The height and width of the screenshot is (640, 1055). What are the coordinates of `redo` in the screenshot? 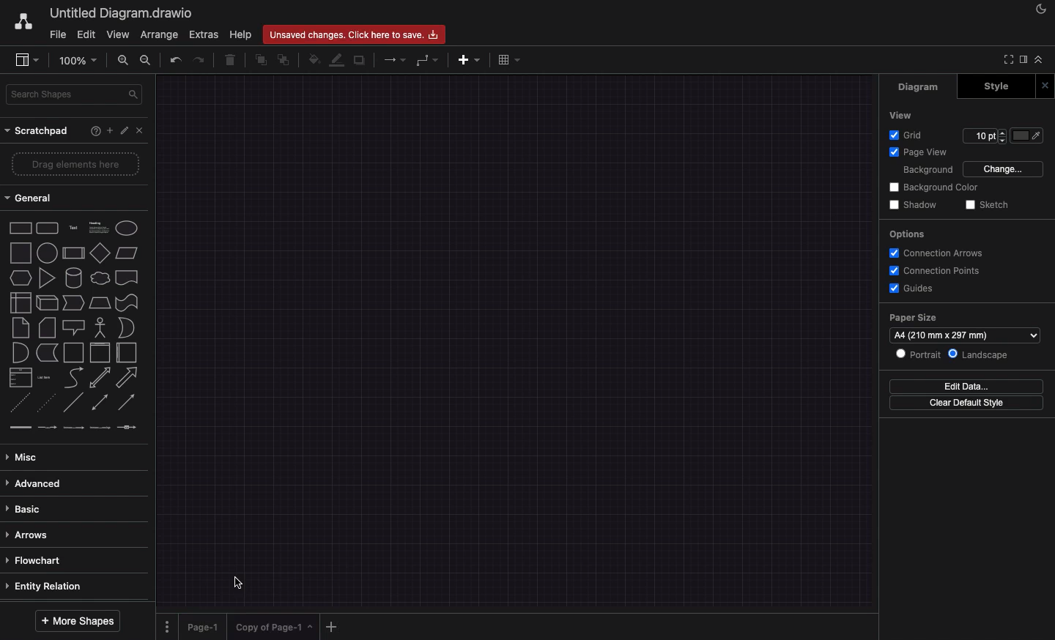 It's located at (199, 61).